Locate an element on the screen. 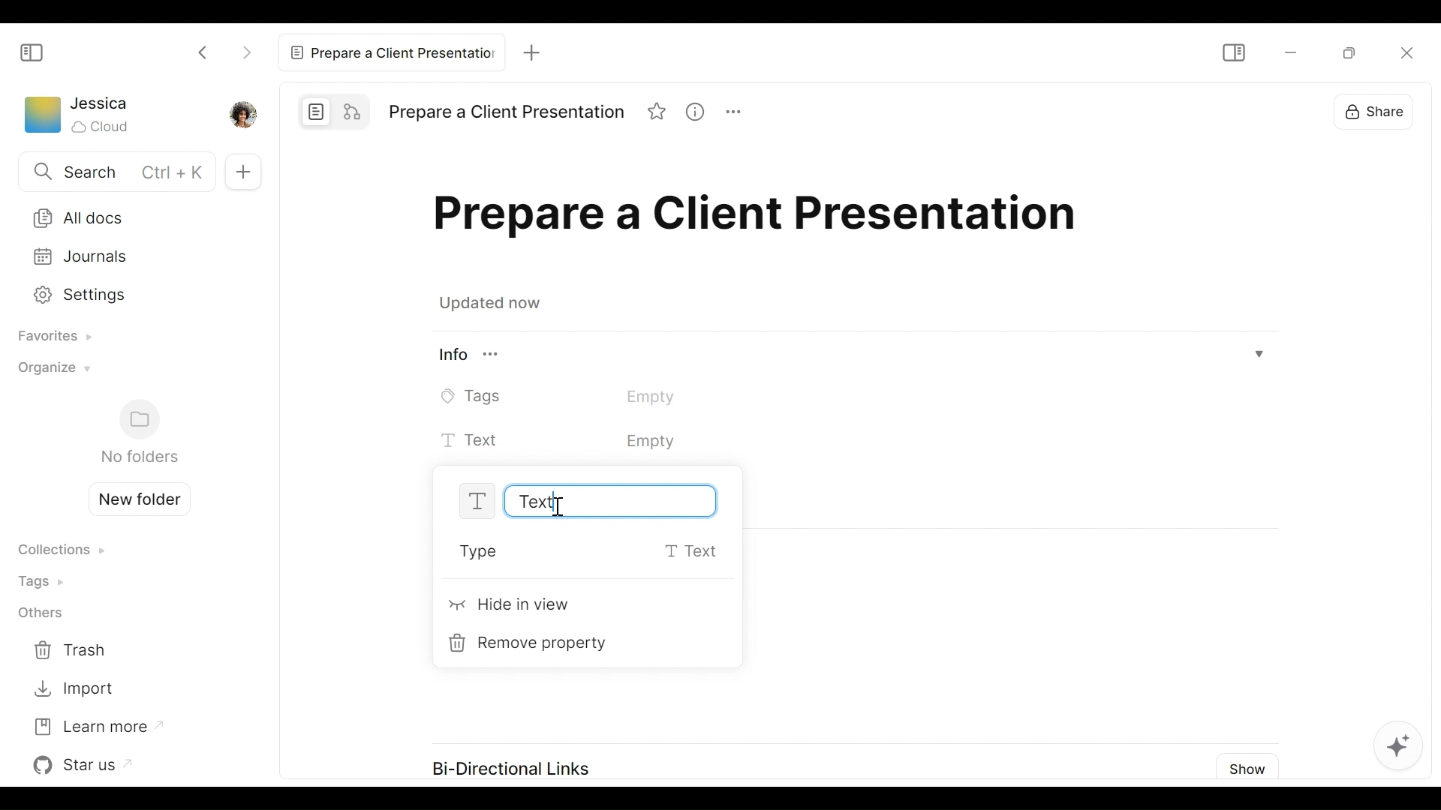 The width and height of the screenshot is (1441, 810). Profile picture is located at coordinates (241, 113).